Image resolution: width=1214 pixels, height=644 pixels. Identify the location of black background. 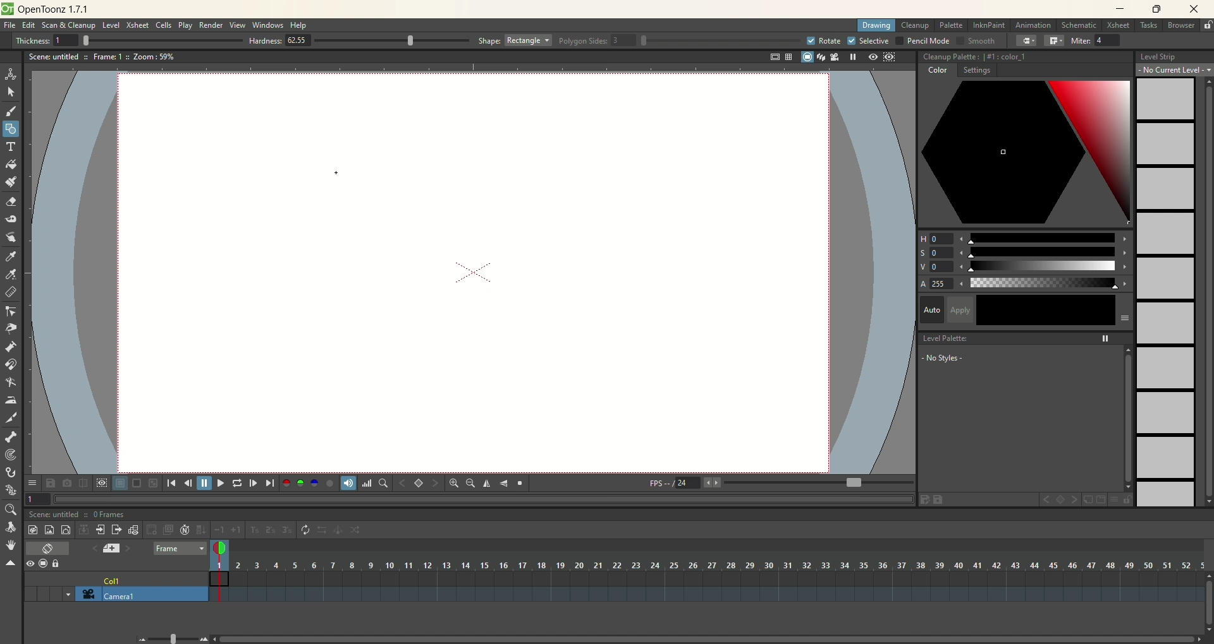
(137, 484).